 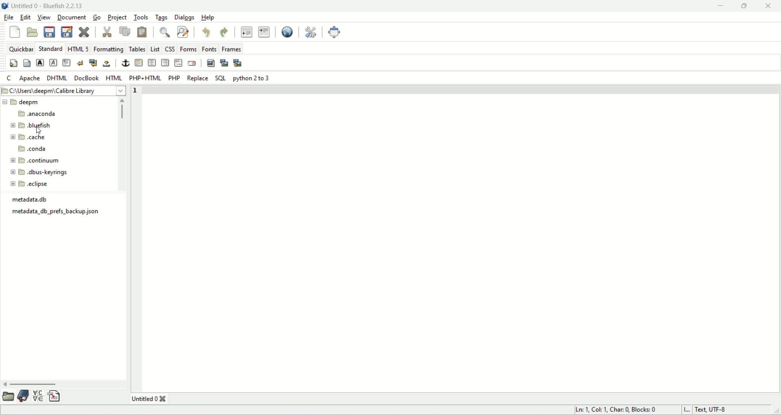 What do you see at coordinates (49, 32) in the screenshot?
I see `save current file` at bounding box center [49, 32].